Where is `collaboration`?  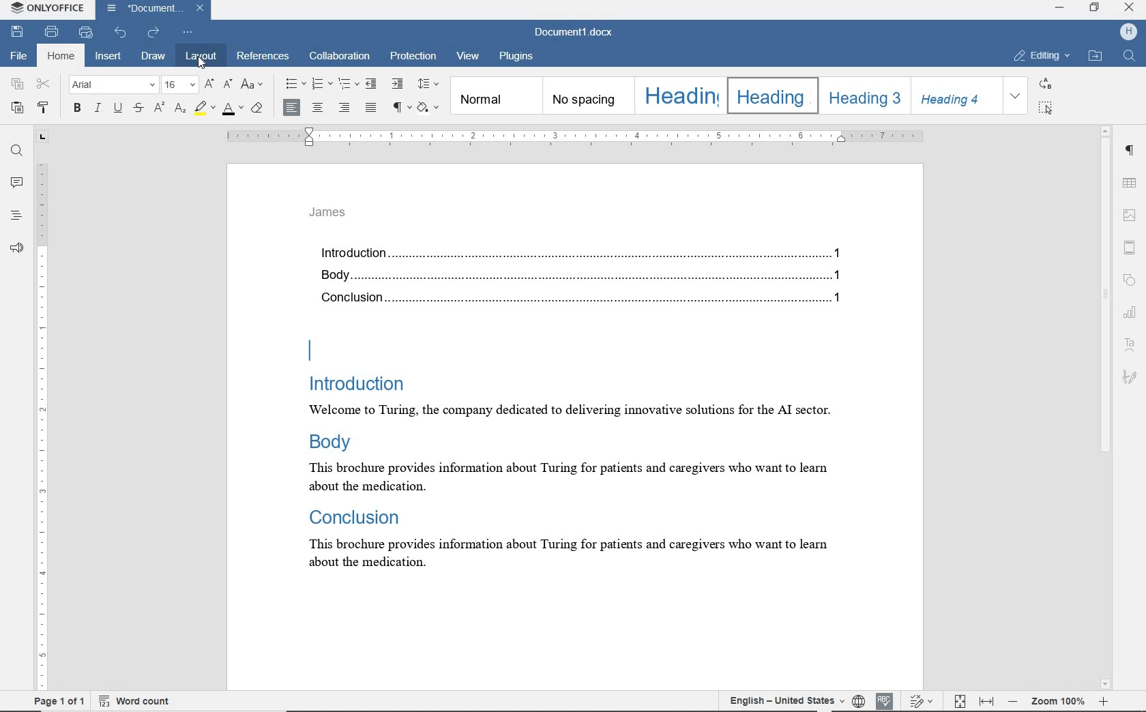
collaboration is located at coordinates (340, 57).